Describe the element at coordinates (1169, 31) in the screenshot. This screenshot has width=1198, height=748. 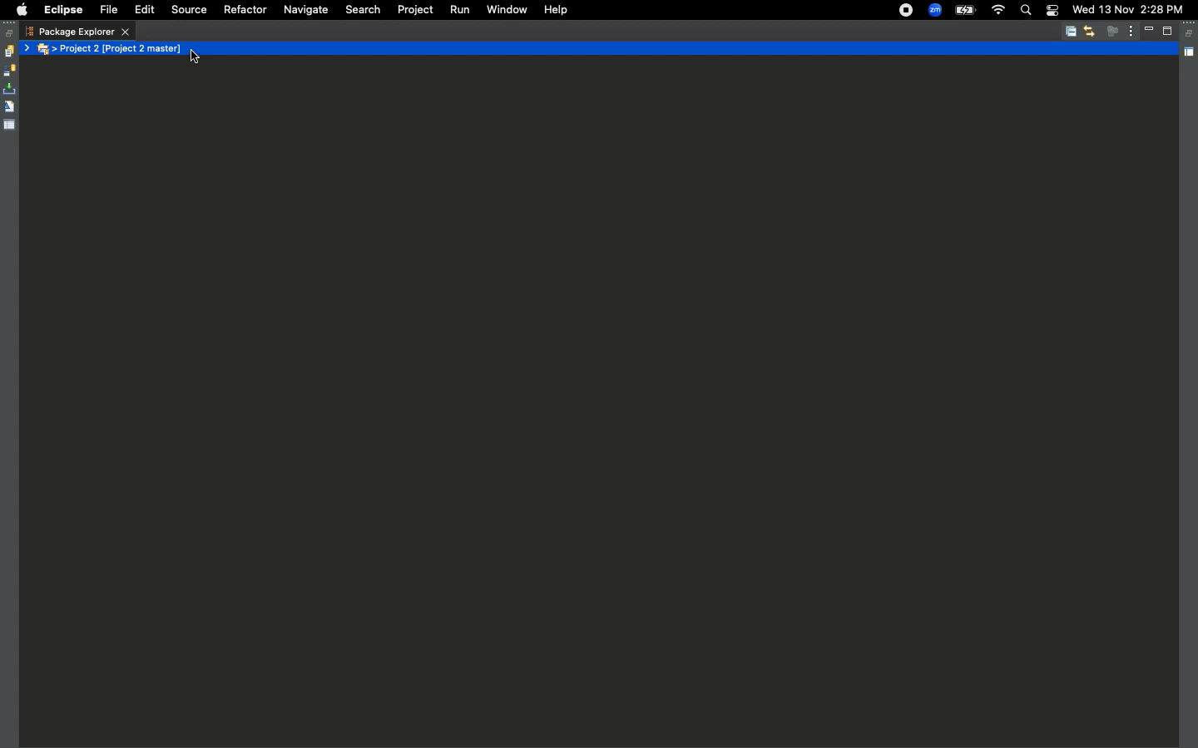
I see `Maximize` at that location.